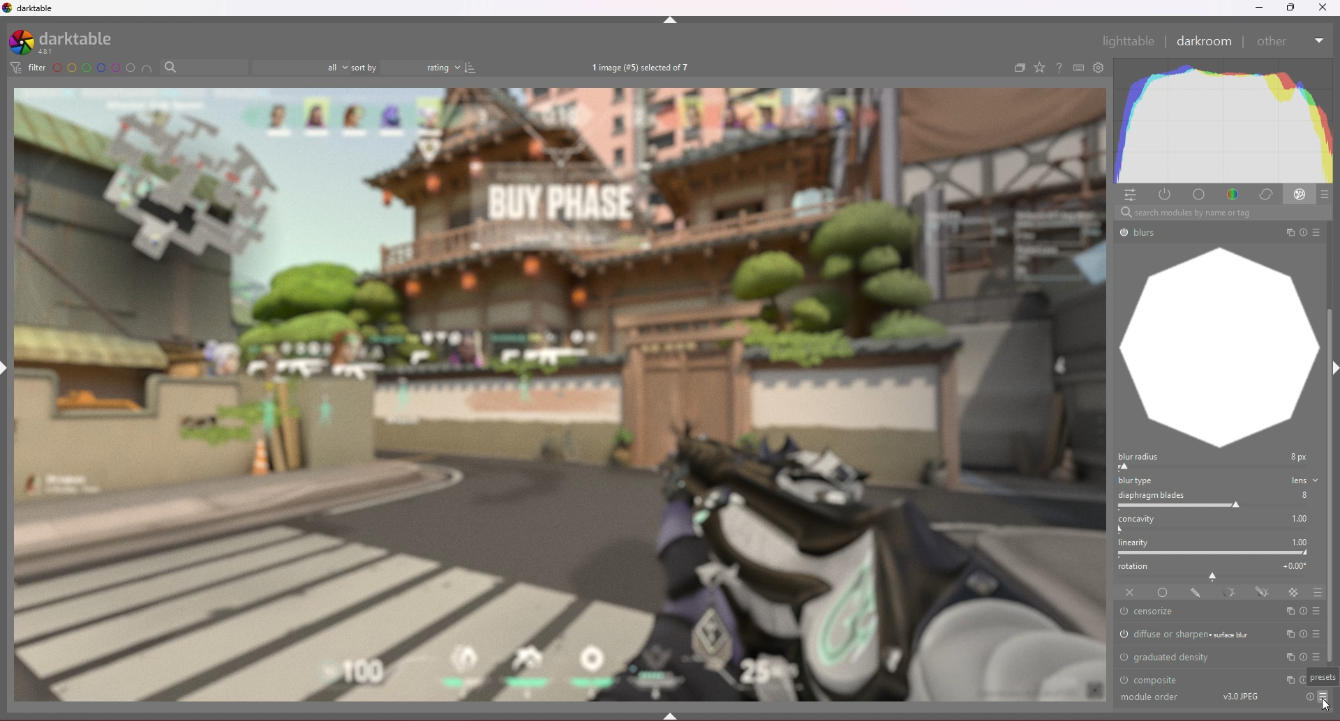 The width and height of the screenshot is (1340, 721). What do you see at coordinates (1290, 8) in the screenshot?
I see `resize` at bounding box center [1290, 8].